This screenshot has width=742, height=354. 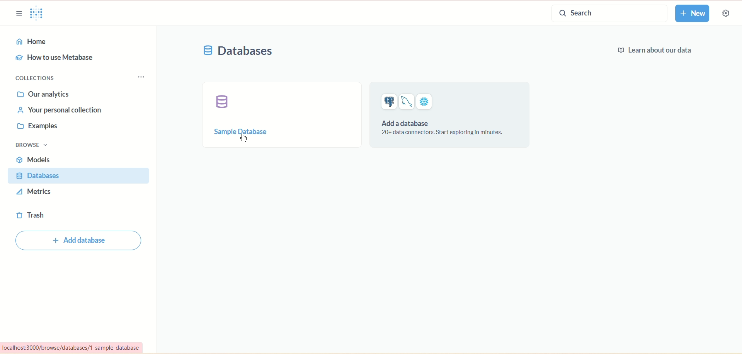 What do you see at coordinates (61, 110) in the screenshot?
I see `your personal collection` at bounding box center [61, 110].